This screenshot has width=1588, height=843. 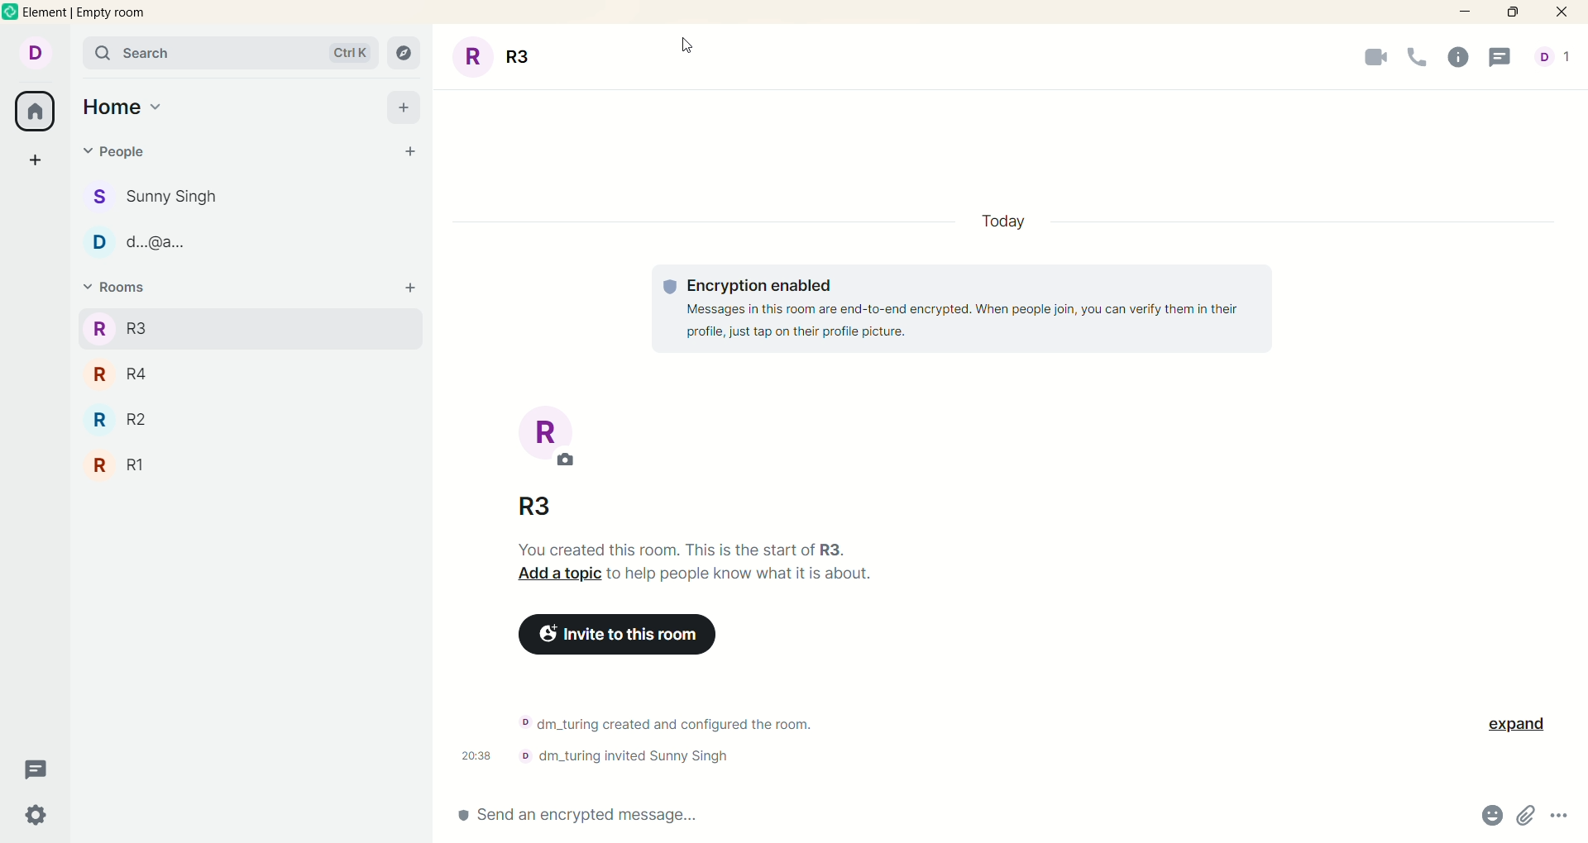 I want to click on search, so click(x=227, y=52).